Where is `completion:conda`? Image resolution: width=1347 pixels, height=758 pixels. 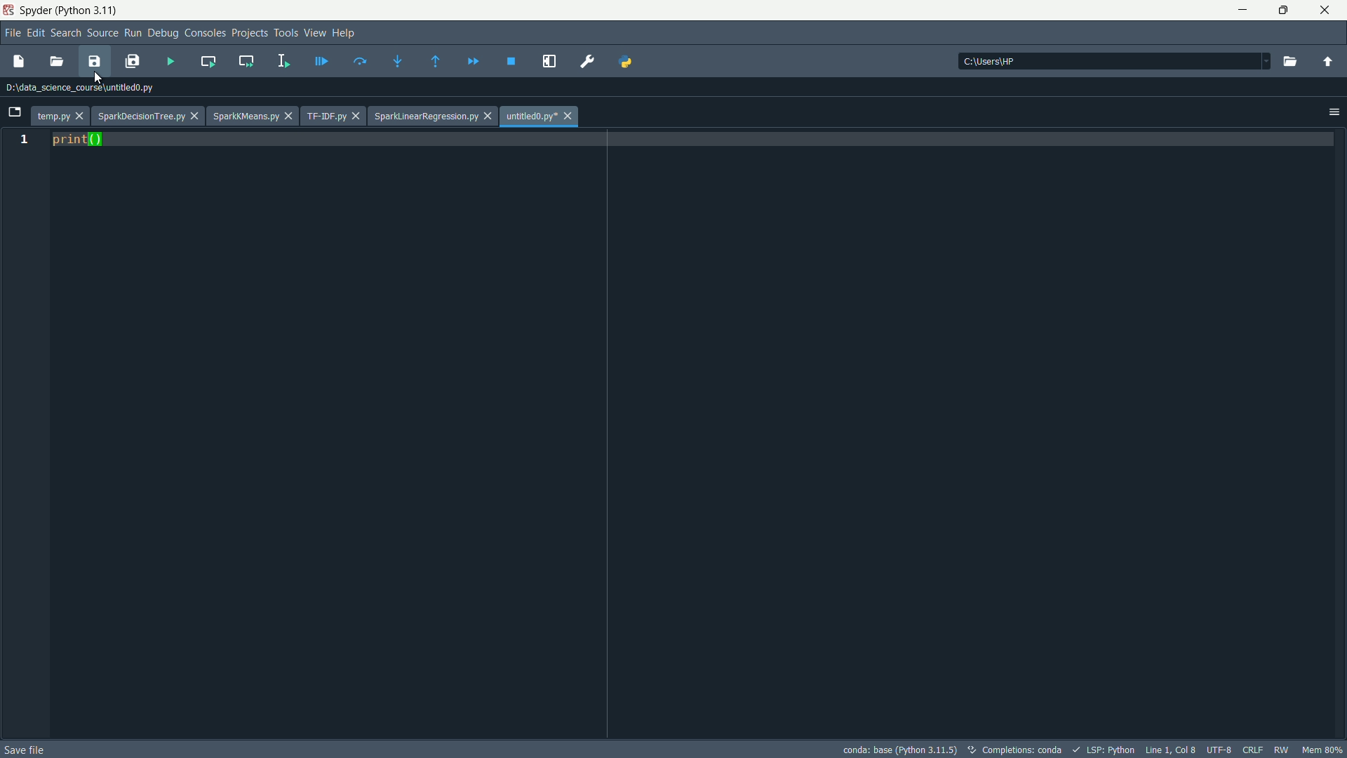
completion:conda is located at coordinates (1014, 750).